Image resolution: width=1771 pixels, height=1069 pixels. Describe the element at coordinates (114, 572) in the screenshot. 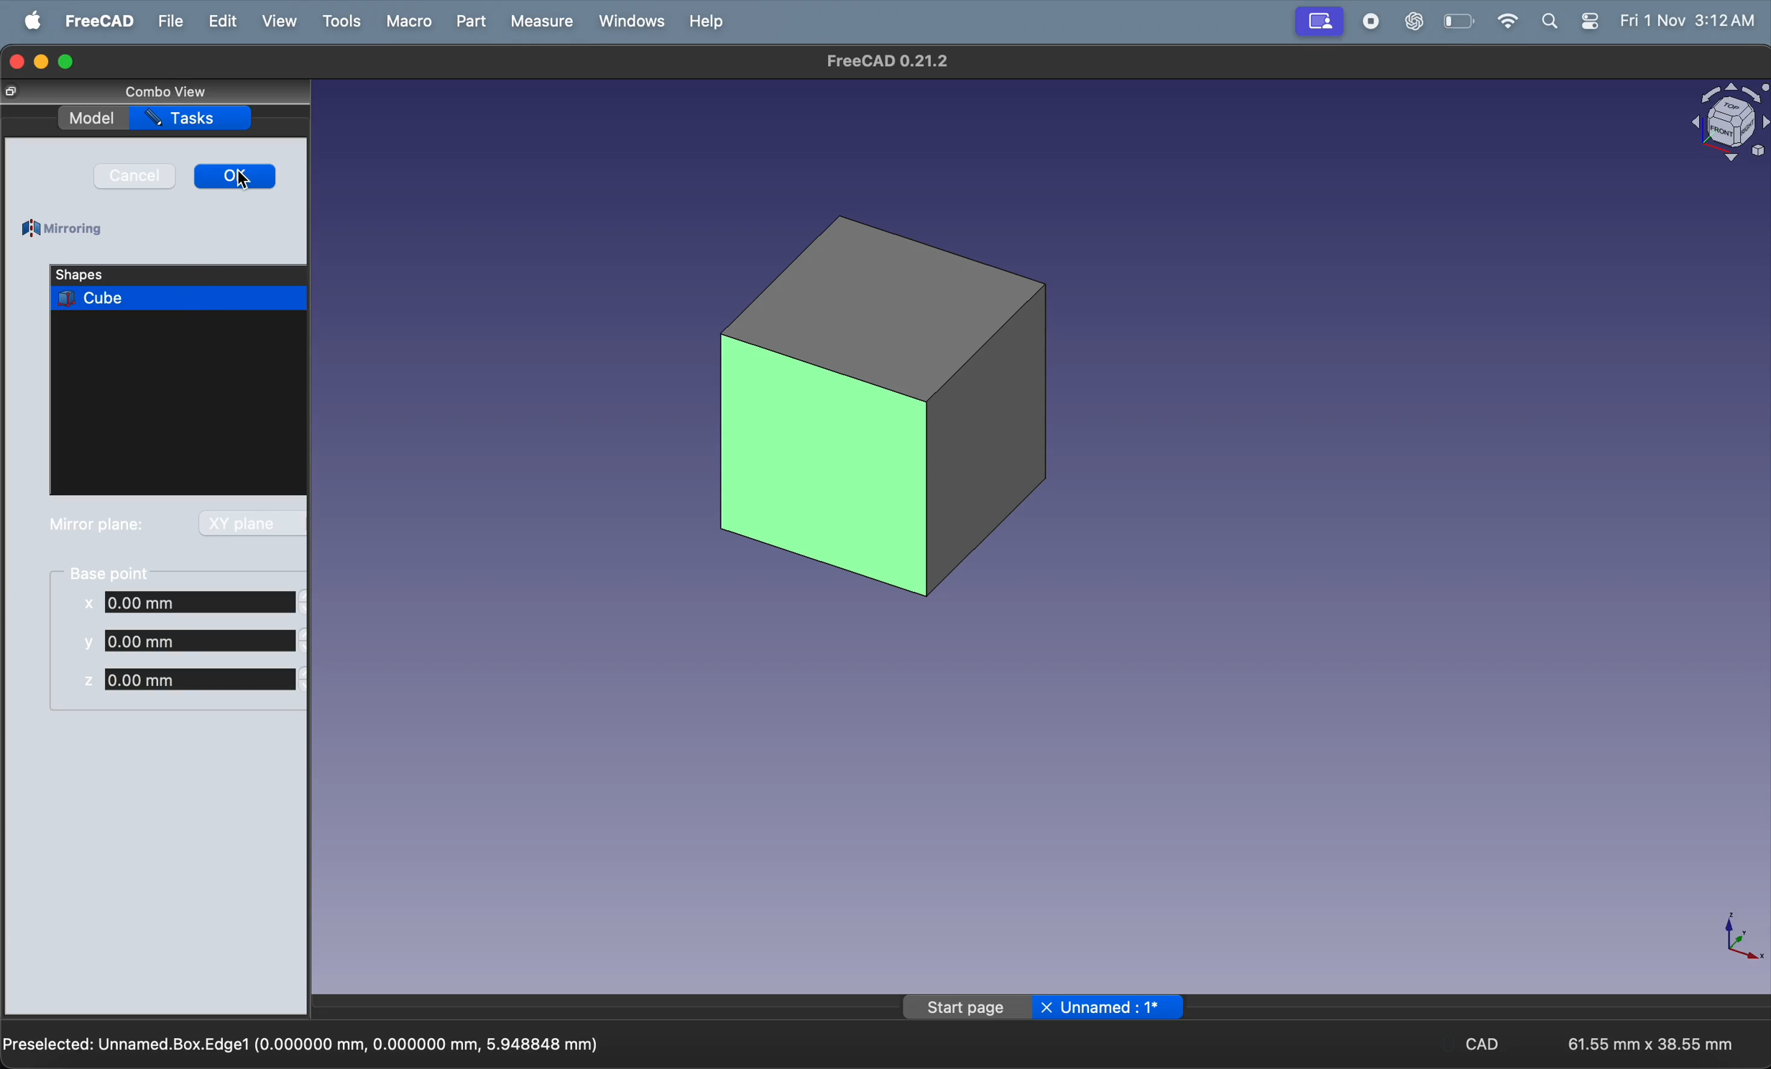

I see `base point` at that location.